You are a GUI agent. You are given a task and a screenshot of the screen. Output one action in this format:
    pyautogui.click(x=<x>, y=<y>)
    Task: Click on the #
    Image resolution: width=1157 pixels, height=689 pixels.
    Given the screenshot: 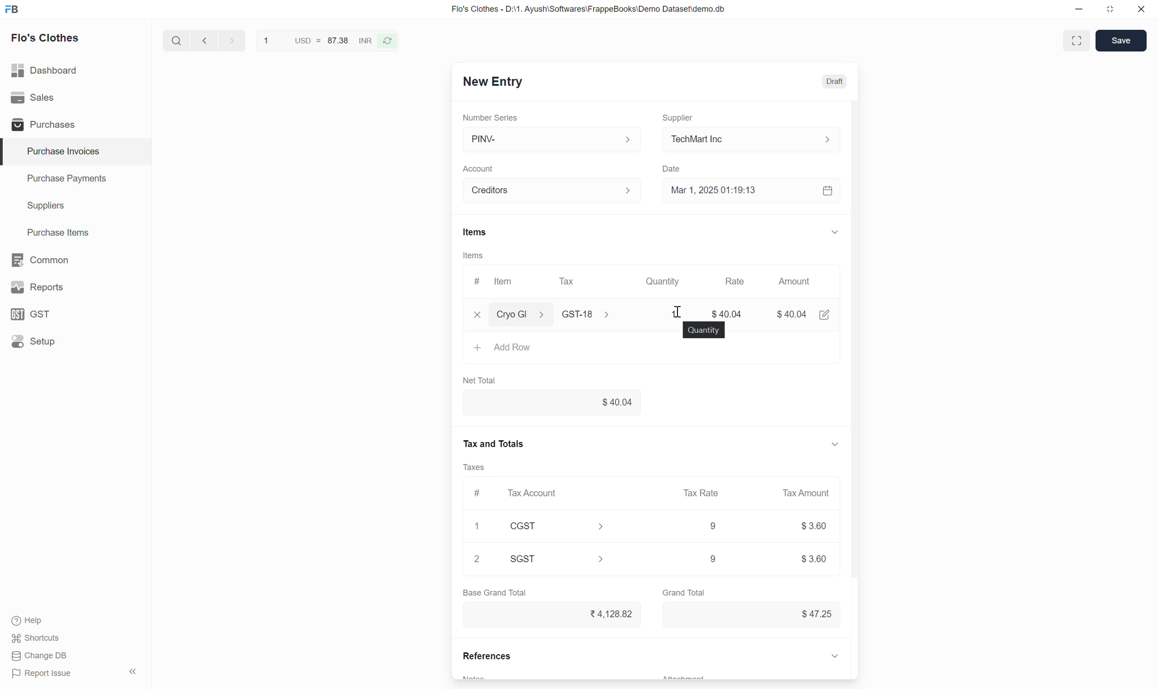 What is the action you would take?
    pyautogui.click(x=477, y=491)
    